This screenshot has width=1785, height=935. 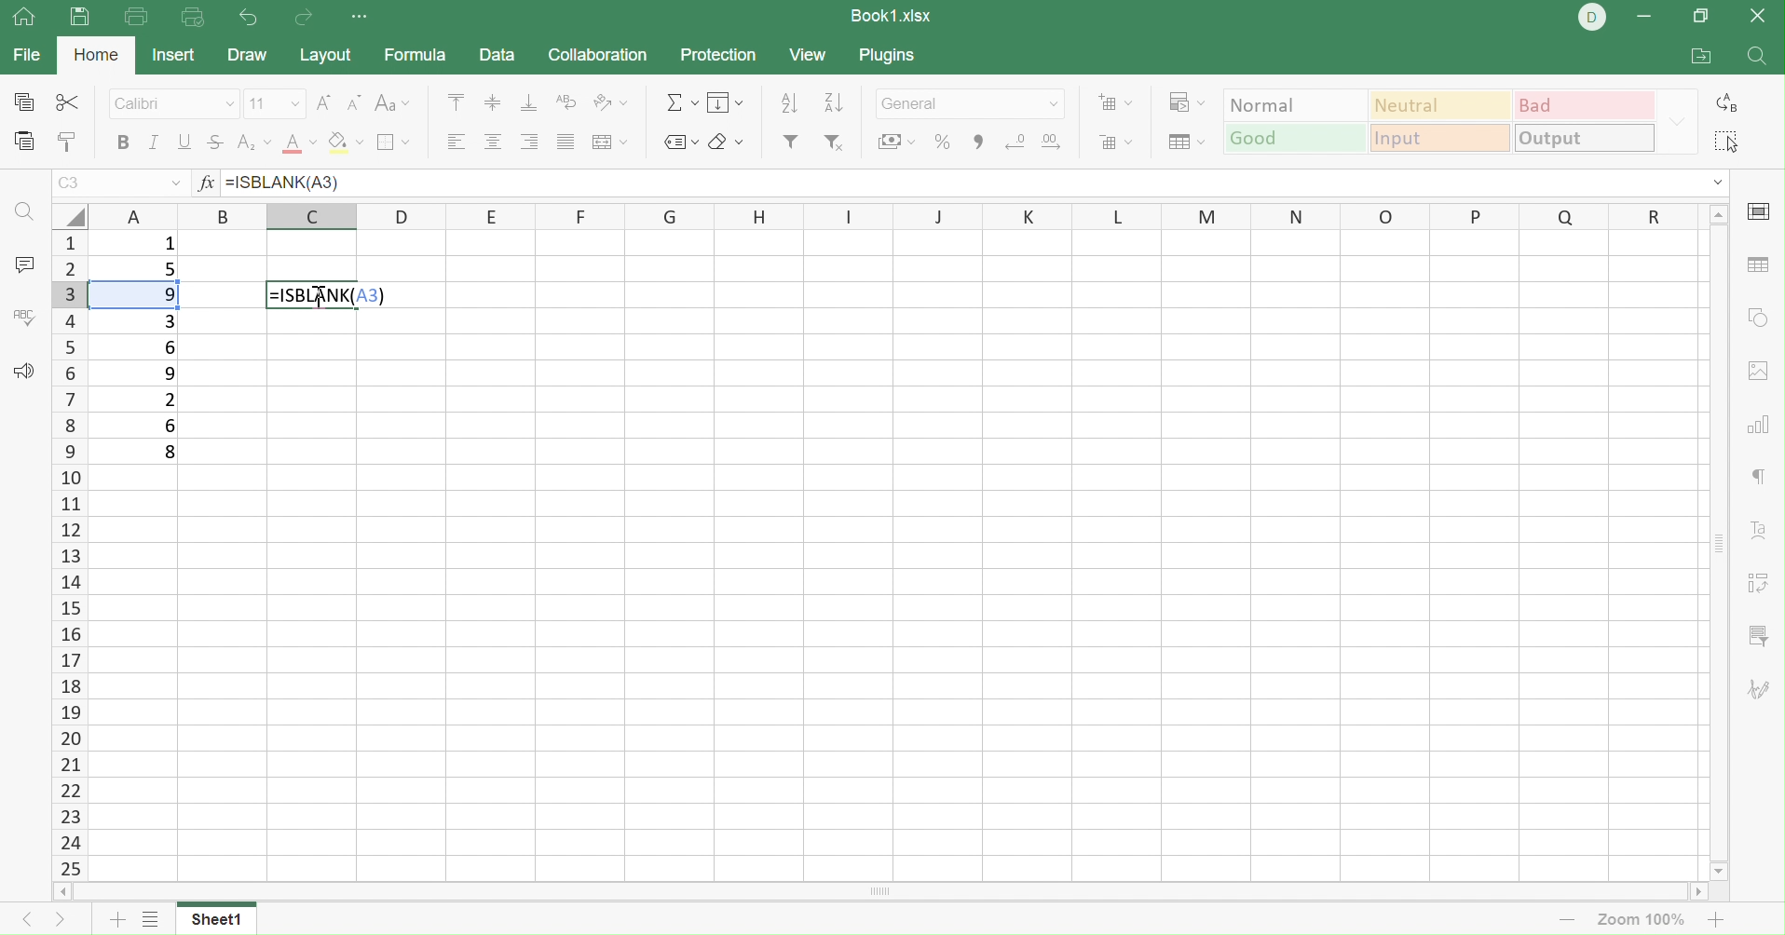 I want to click on Replace, so click(x=1732, y=101).